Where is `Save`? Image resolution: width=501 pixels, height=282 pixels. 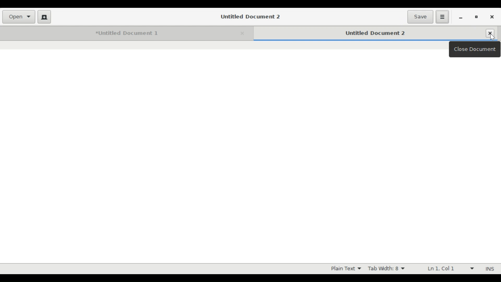
Save is located at coordinates (420, 17).